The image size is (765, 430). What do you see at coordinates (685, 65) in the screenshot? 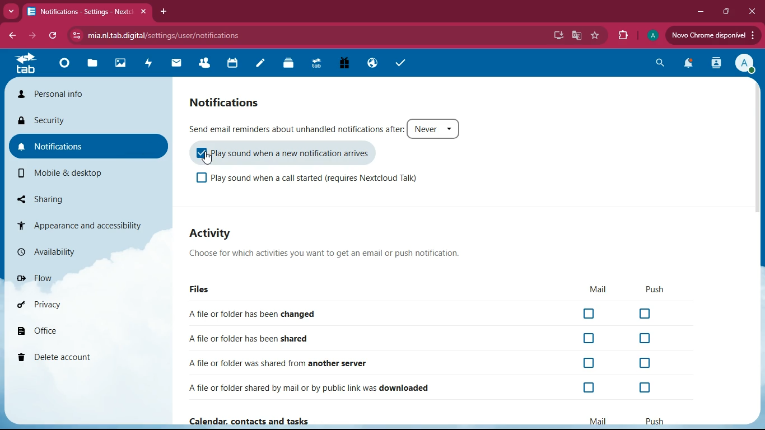
I see `notifications` at bounding box center [685, 65].